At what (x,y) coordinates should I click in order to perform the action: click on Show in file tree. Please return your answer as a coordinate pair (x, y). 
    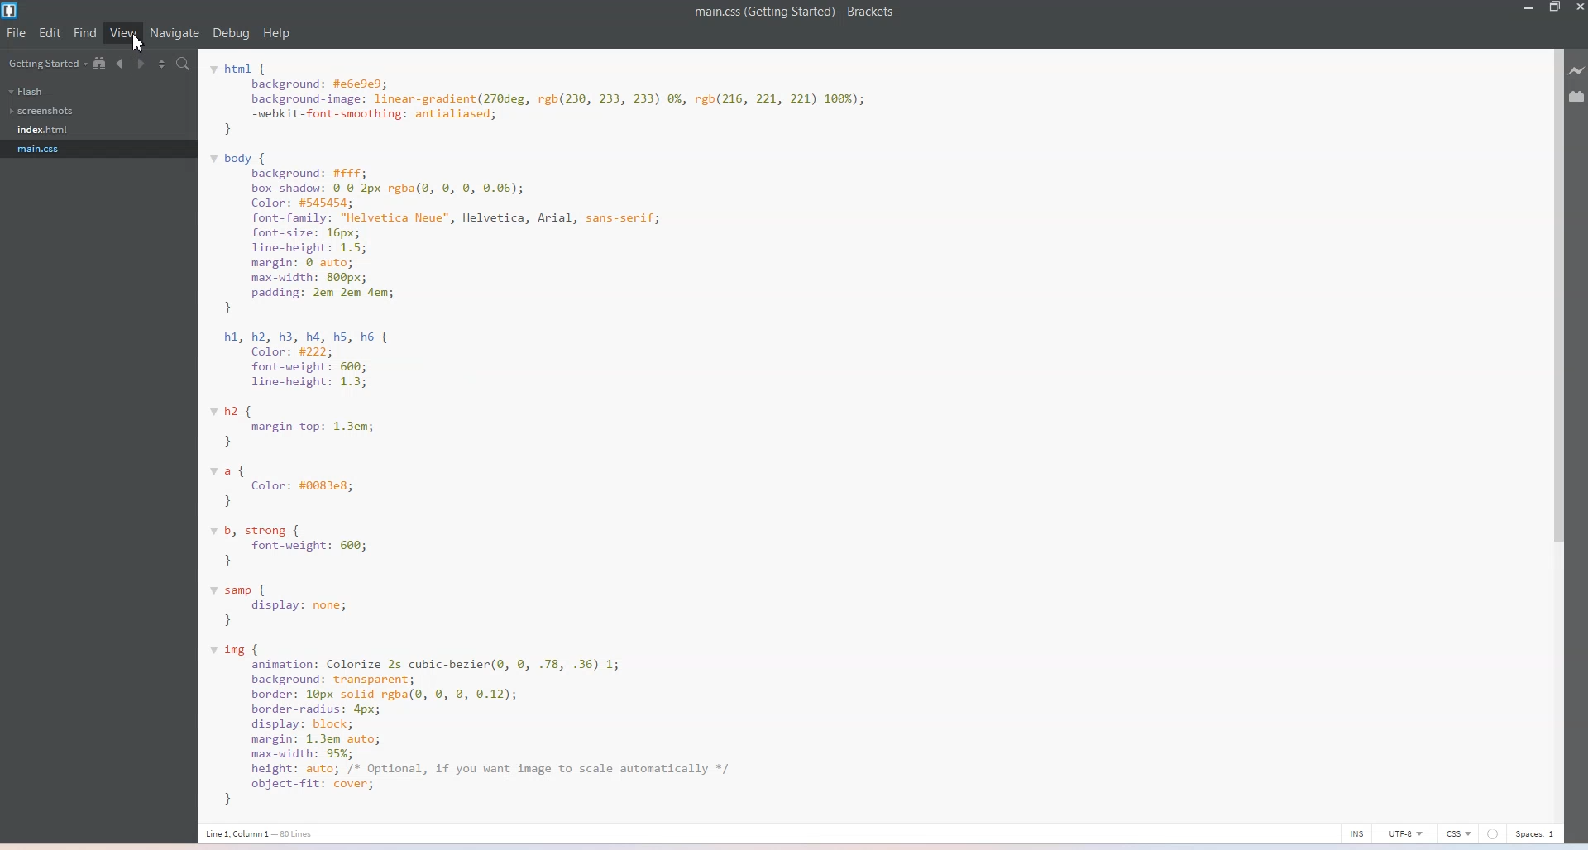
    Looking at the image, I should click on (100, 64).